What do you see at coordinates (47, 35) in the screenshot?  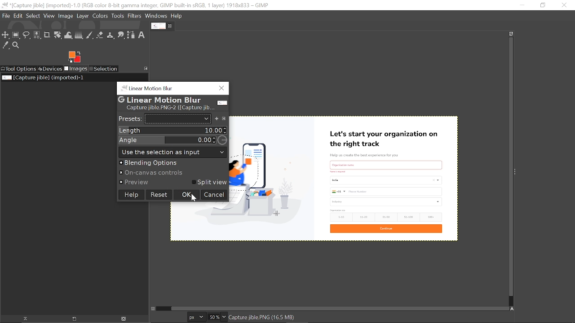 I see `Crop text tool` at bounding box center [47, 35].